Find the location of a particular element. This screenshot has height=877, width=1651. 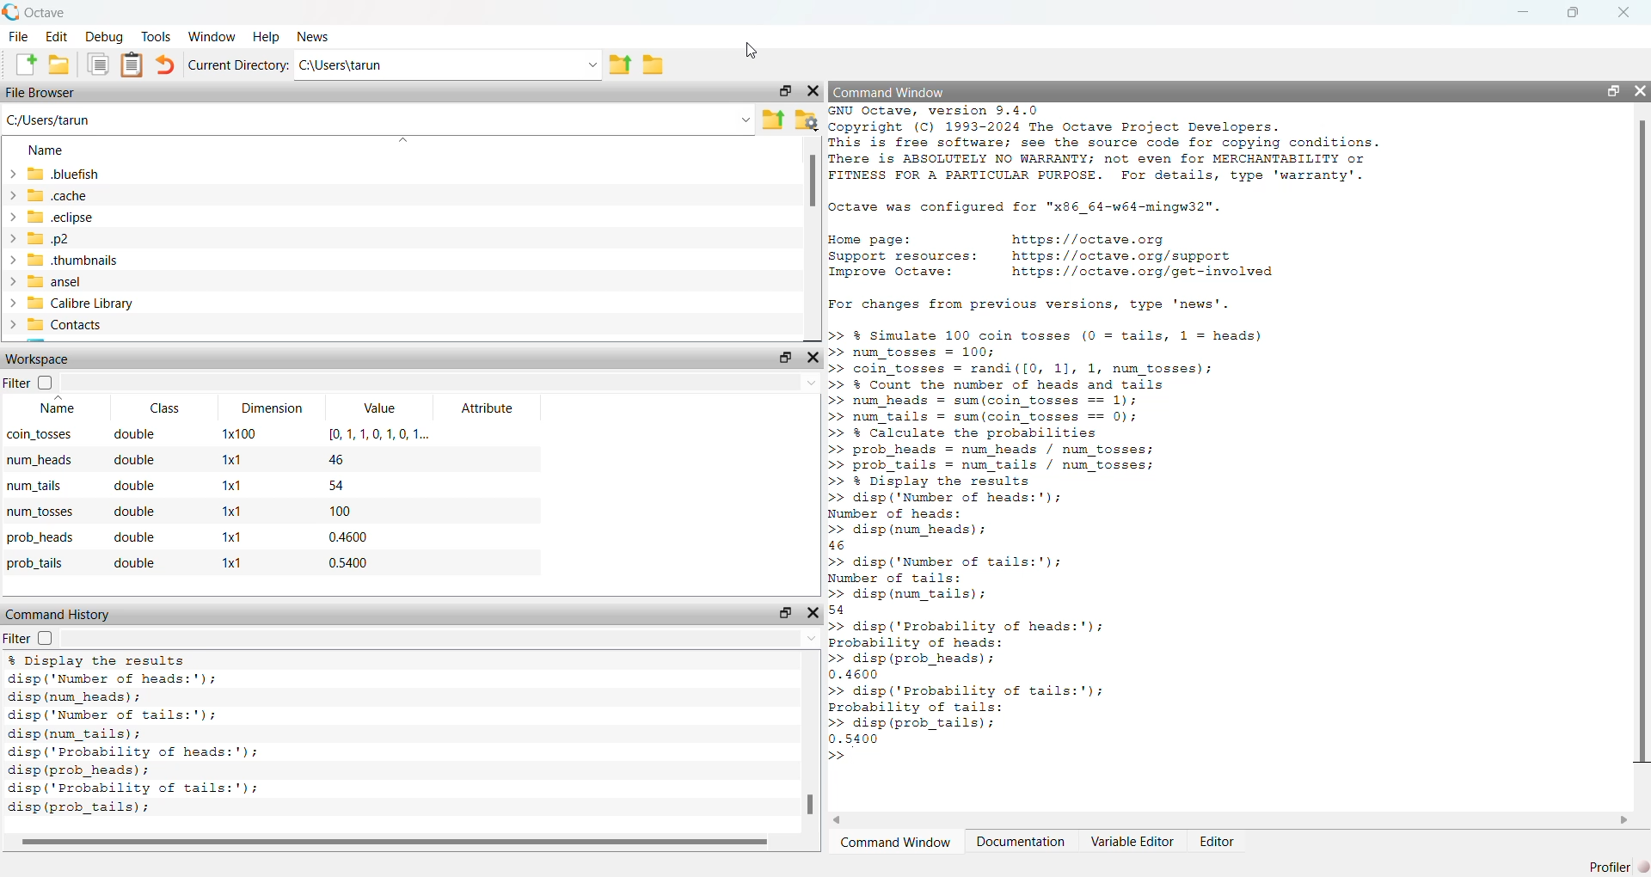

ansel is located at coordinates (44, 281).